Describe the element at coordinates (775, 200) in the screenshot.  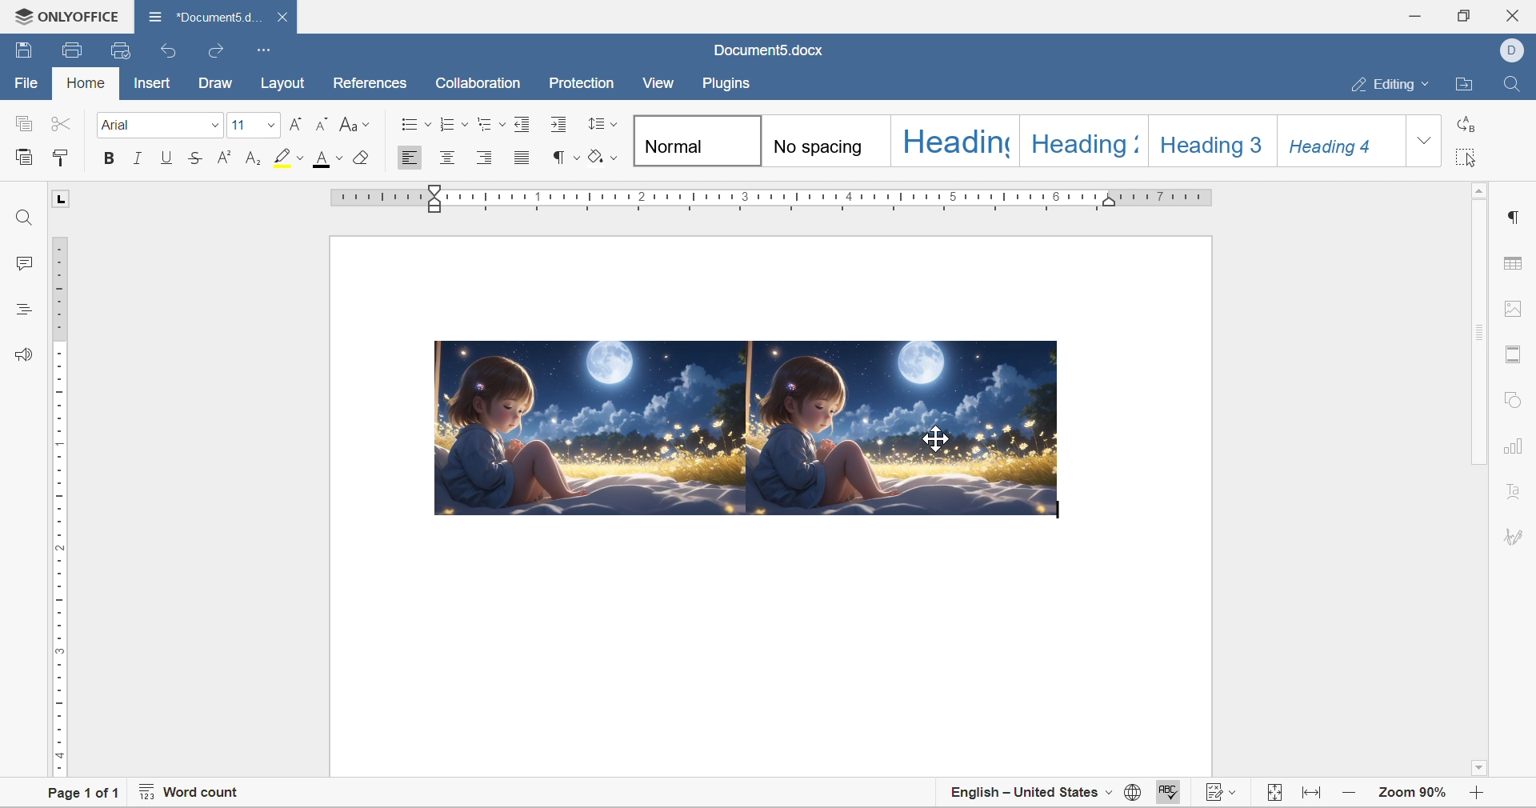
I see `ruler` at that location.